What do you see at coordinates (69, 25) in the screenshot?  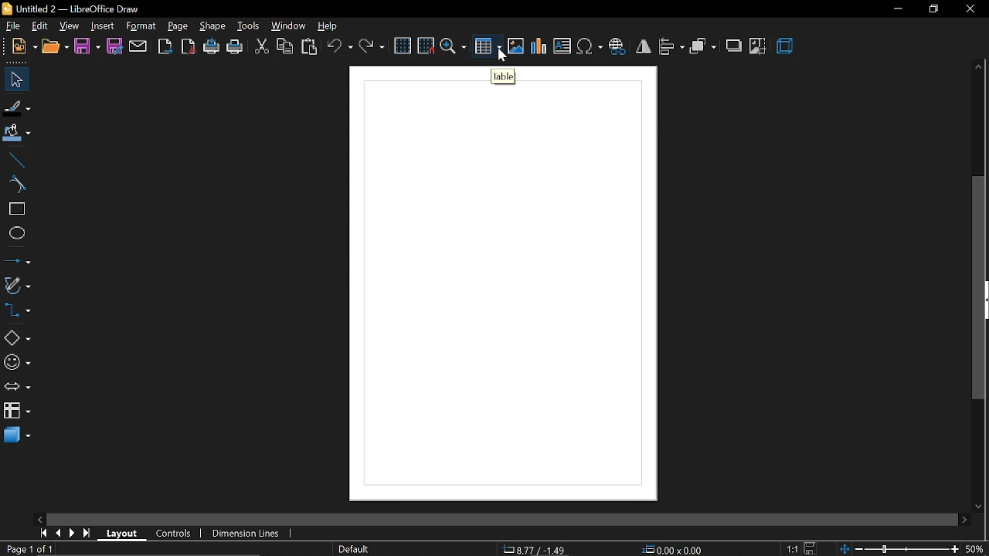 I see `view` at bounding box center [69, 25].